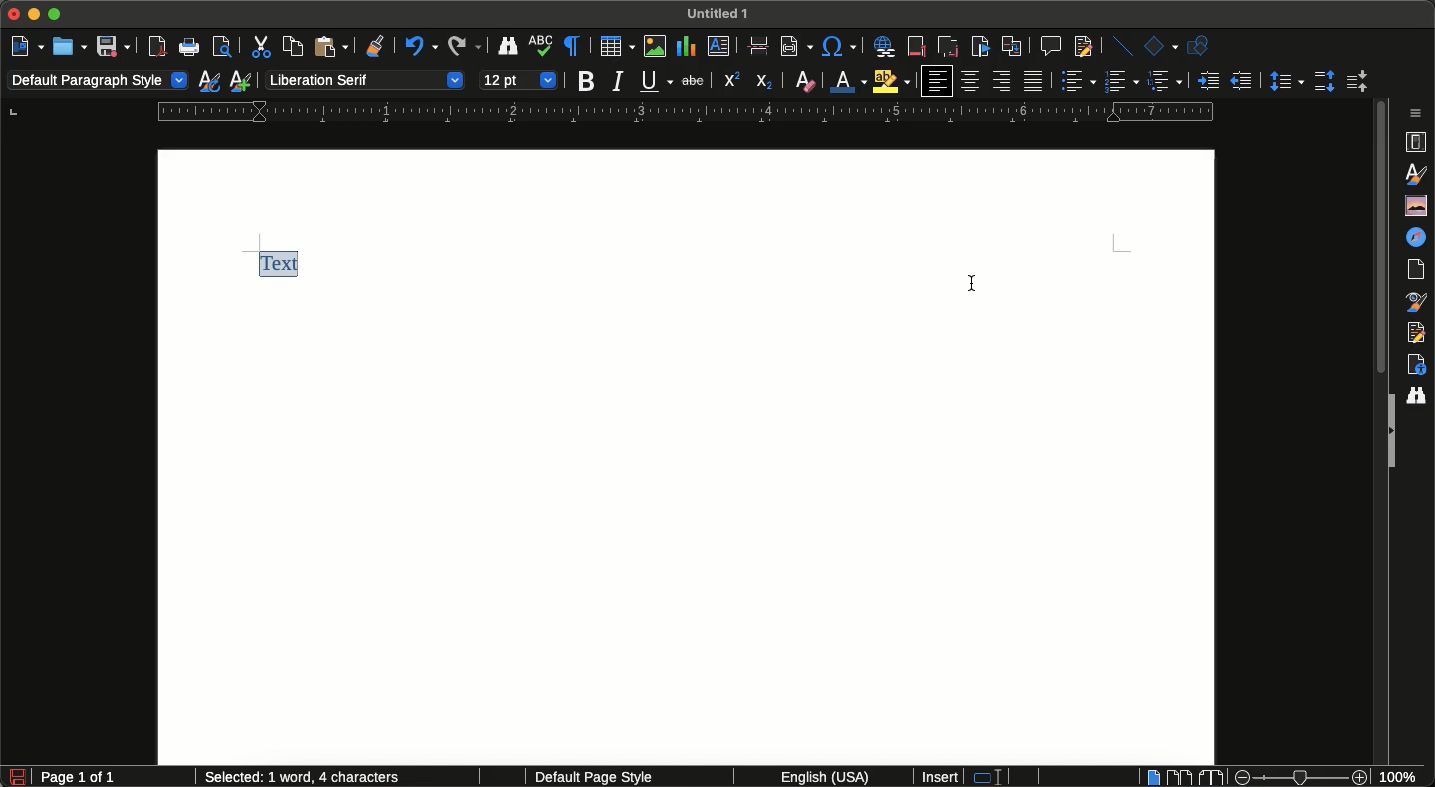 This screenshot has width=1435, height=787. What do you see at coordinates (364, 79) in the screenshot?
I see `Font style` at bounding box center [364, 79].